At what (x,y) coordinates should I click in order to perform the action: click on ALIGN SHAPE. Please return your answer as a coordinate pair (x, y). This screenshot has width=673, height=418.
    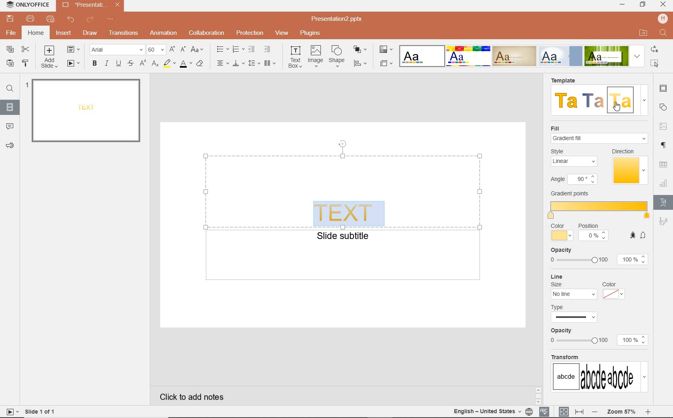
    Looking at the image, I should click on (363, 64).